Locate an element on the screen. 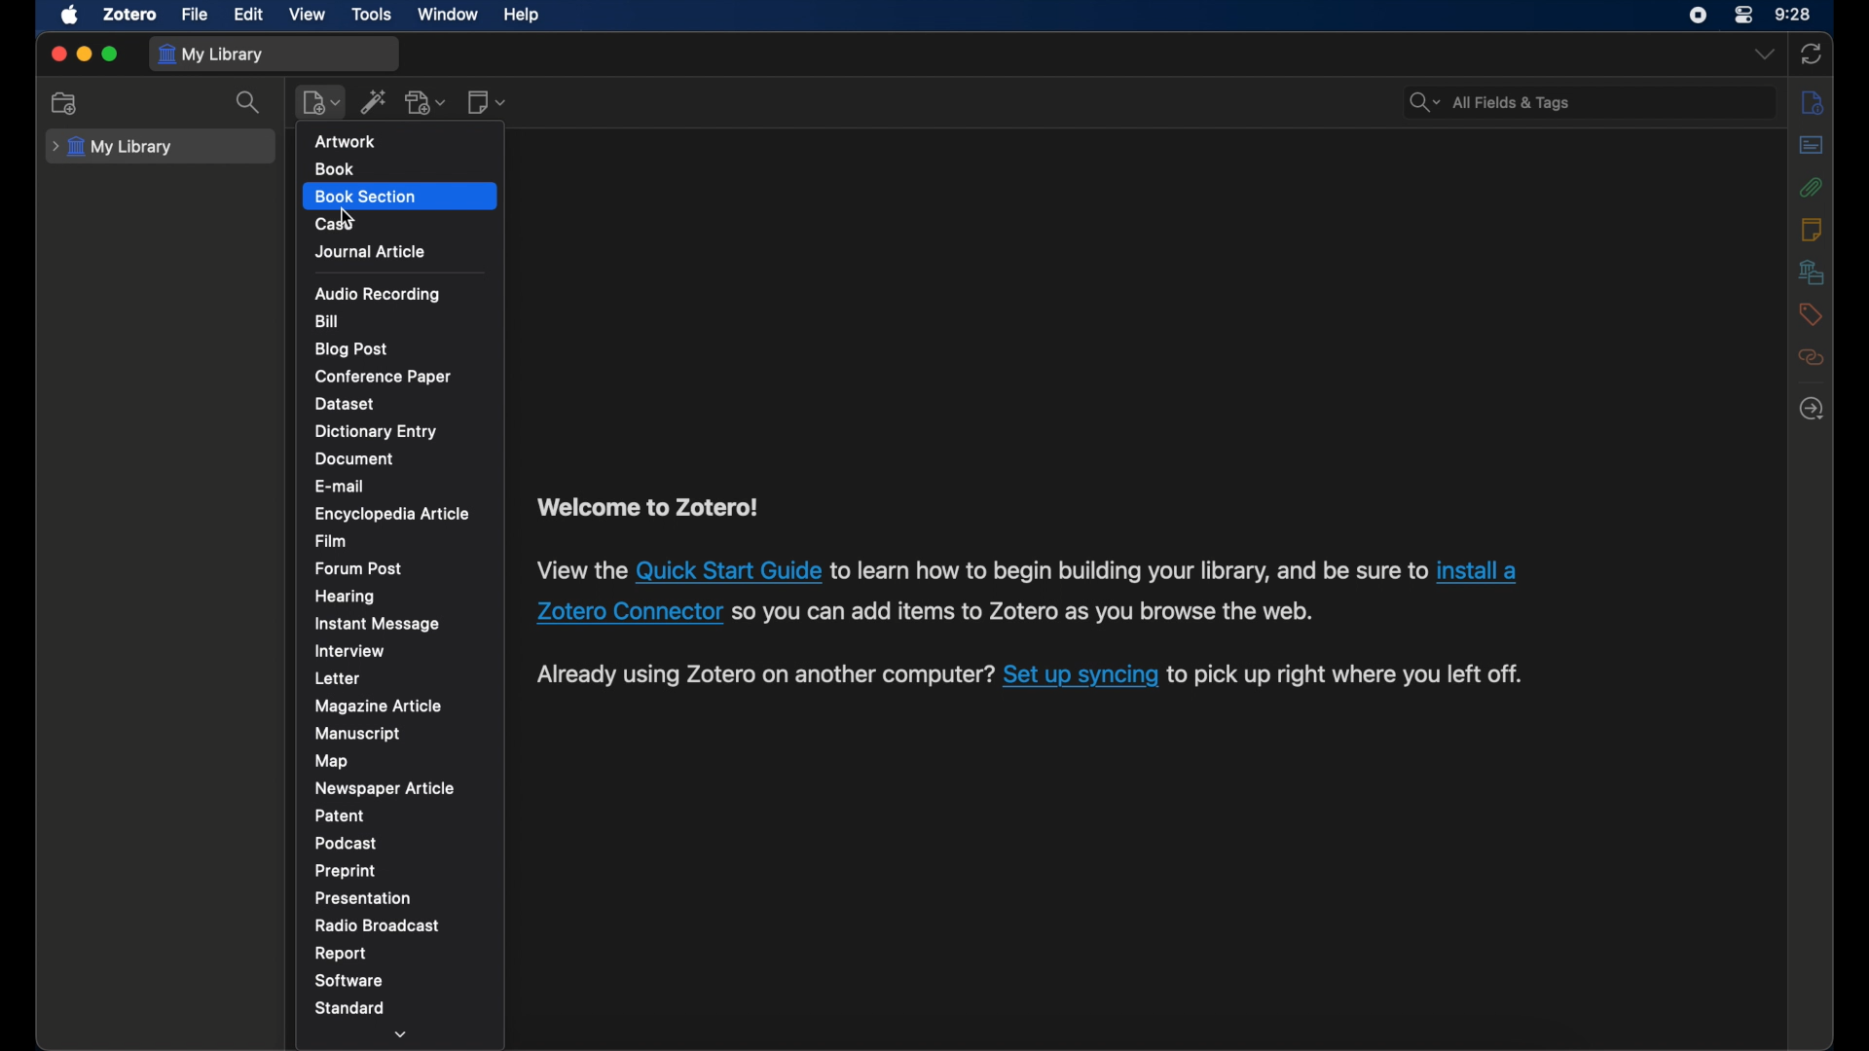 This screenshot has width=1869, height=1051. software is located at coordinates (348, 980).